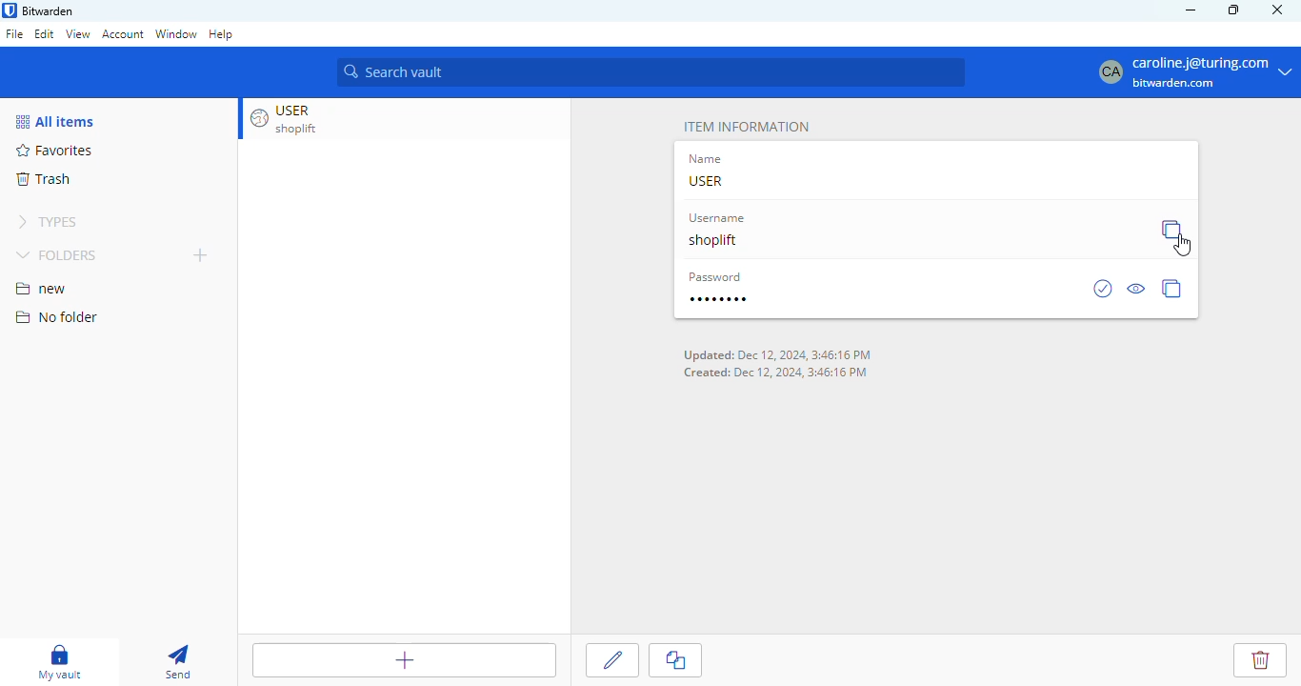  I want to click on bitwarden, so click(48, 10).